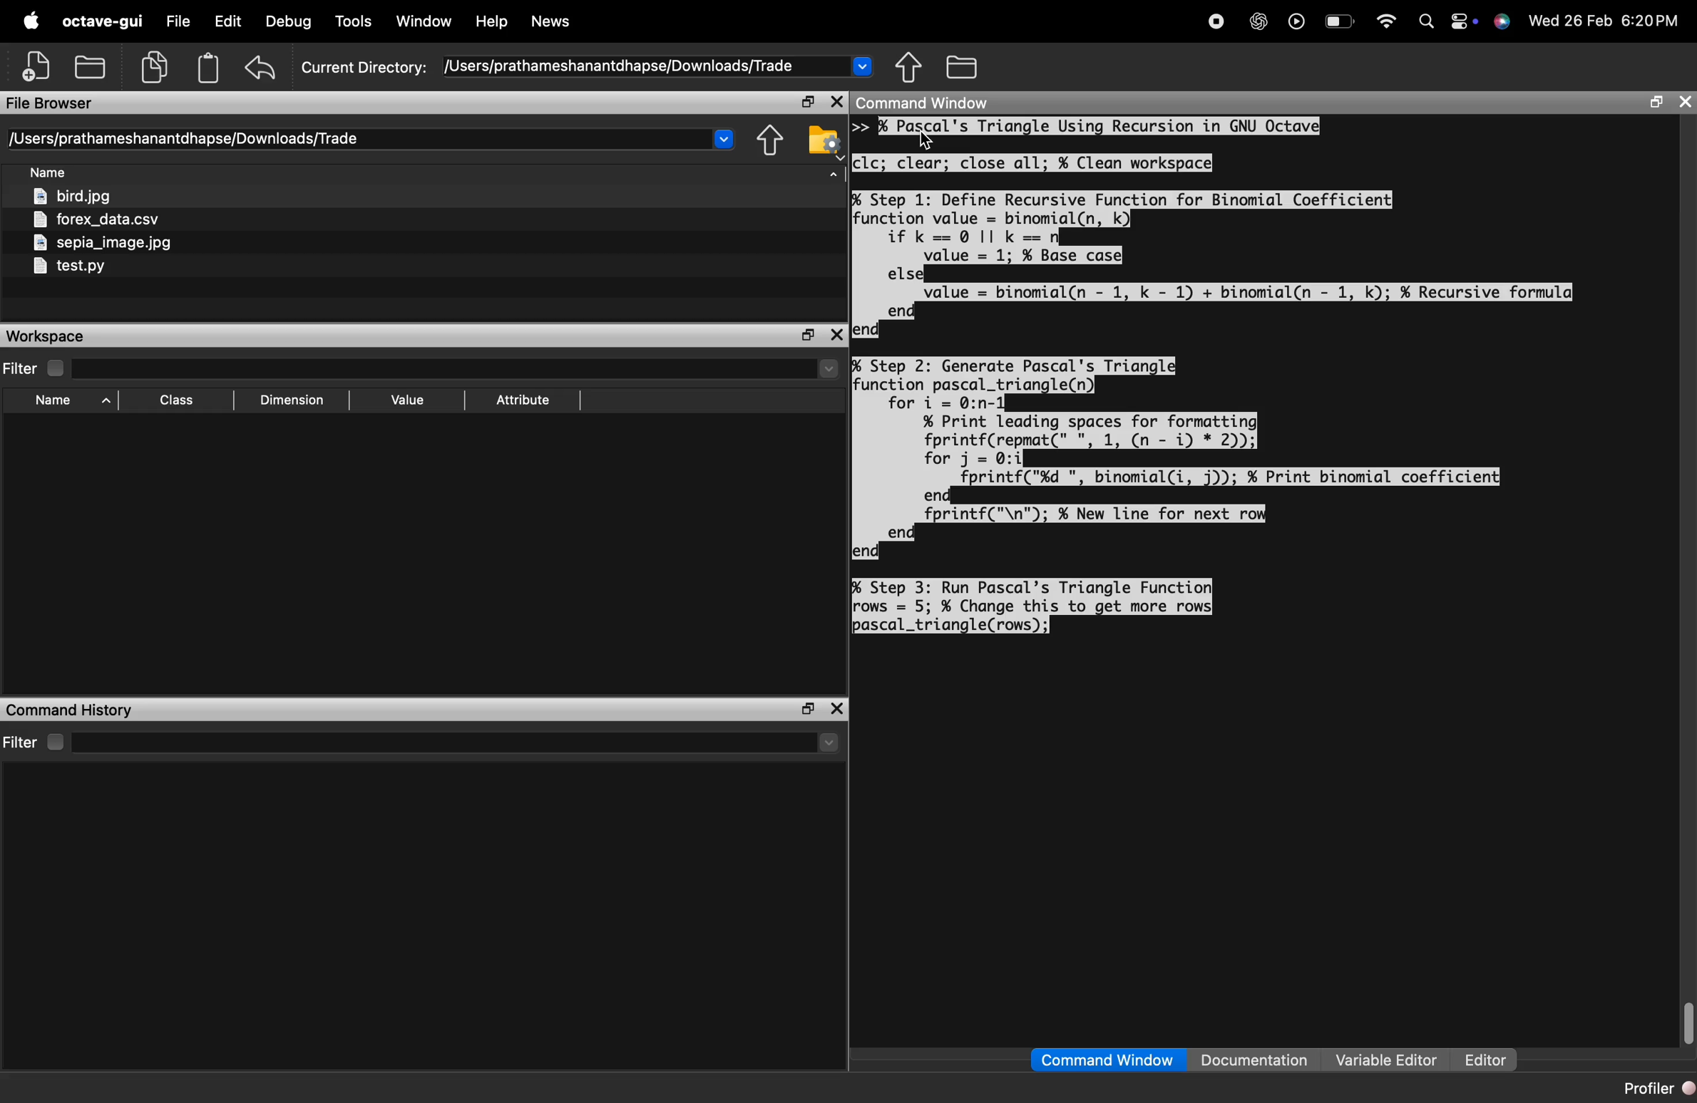  What do you see at coordinates (209, 68) in the screenshot?
I see `clipboard` at bounding box center [209, 68].